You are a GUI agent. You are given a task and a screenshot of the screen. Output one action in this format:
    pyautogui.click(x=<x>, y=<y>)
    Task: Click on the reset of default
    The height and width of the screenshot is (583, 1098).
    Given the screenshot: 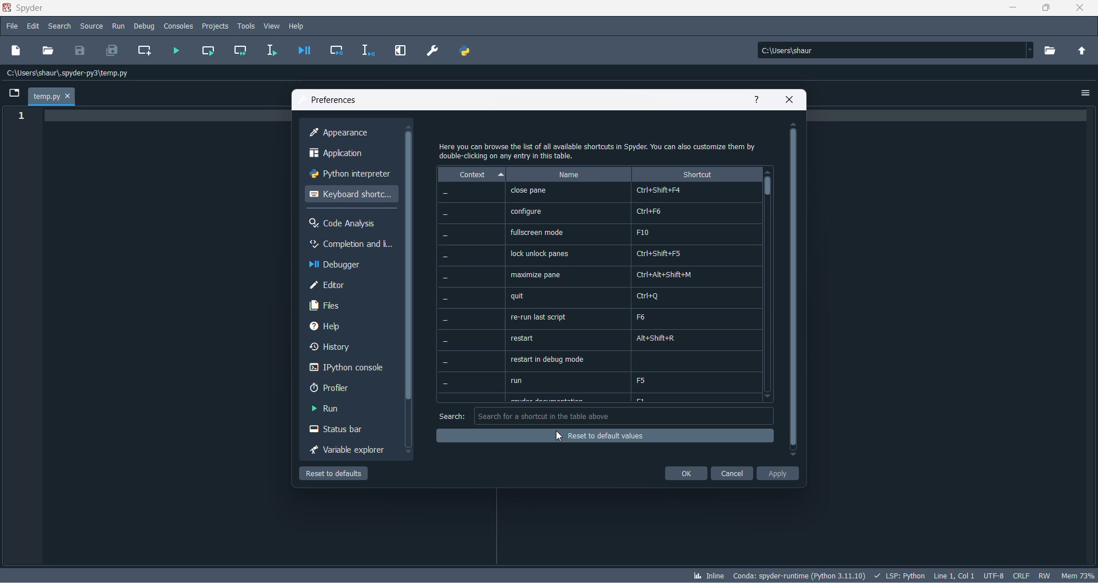 What is the action you would take?
    pyautogui.click(x=605, y=436)
    